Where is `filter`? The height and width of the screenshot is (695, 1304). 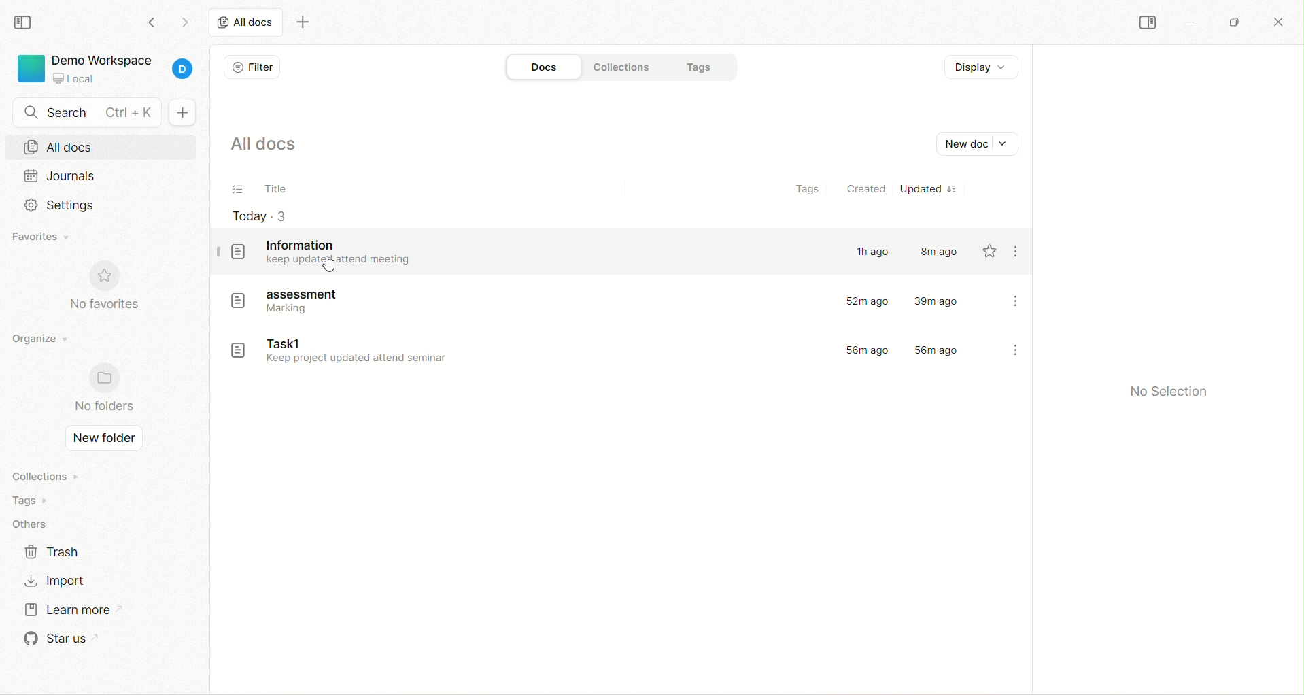
filter is located at coordinates (253, 69).